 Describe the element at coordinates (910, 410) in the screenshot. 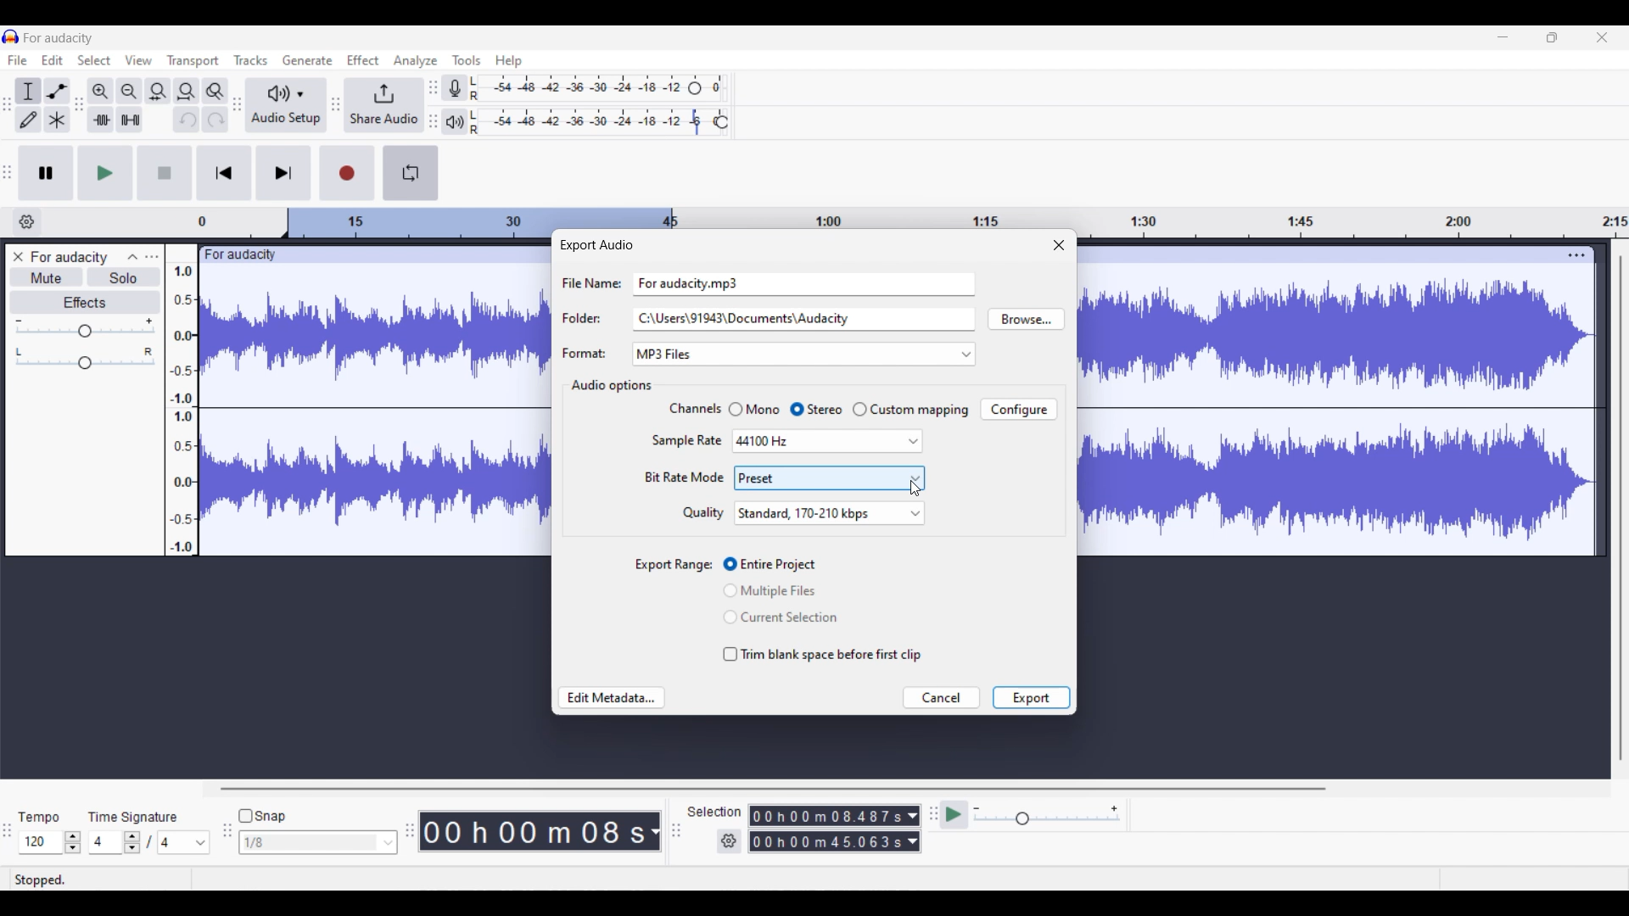

I see `Toggle for Custom mapping` at that location.